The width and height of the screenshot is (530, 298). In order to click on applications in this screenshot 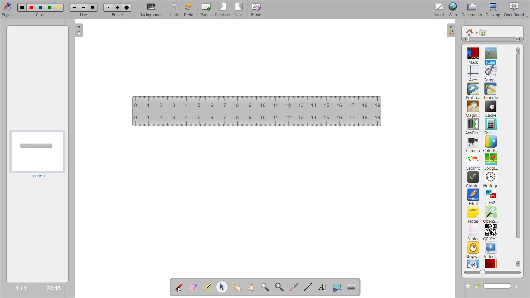, I will do `click(485, 33)`.